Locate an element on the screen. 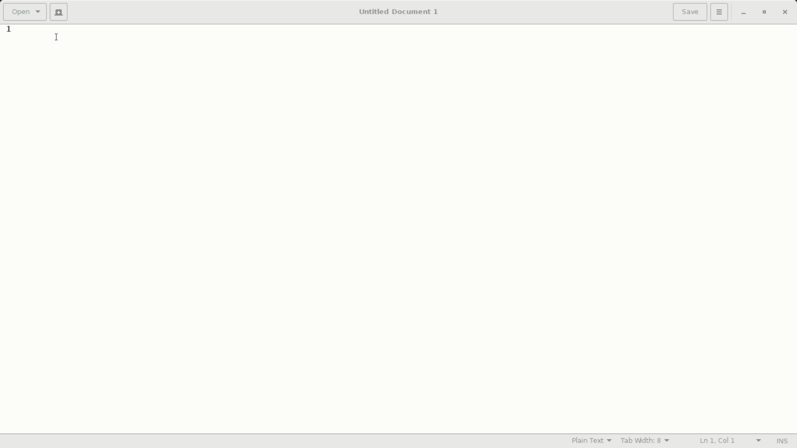  tab width 8 is located at coordinates (646, 441).